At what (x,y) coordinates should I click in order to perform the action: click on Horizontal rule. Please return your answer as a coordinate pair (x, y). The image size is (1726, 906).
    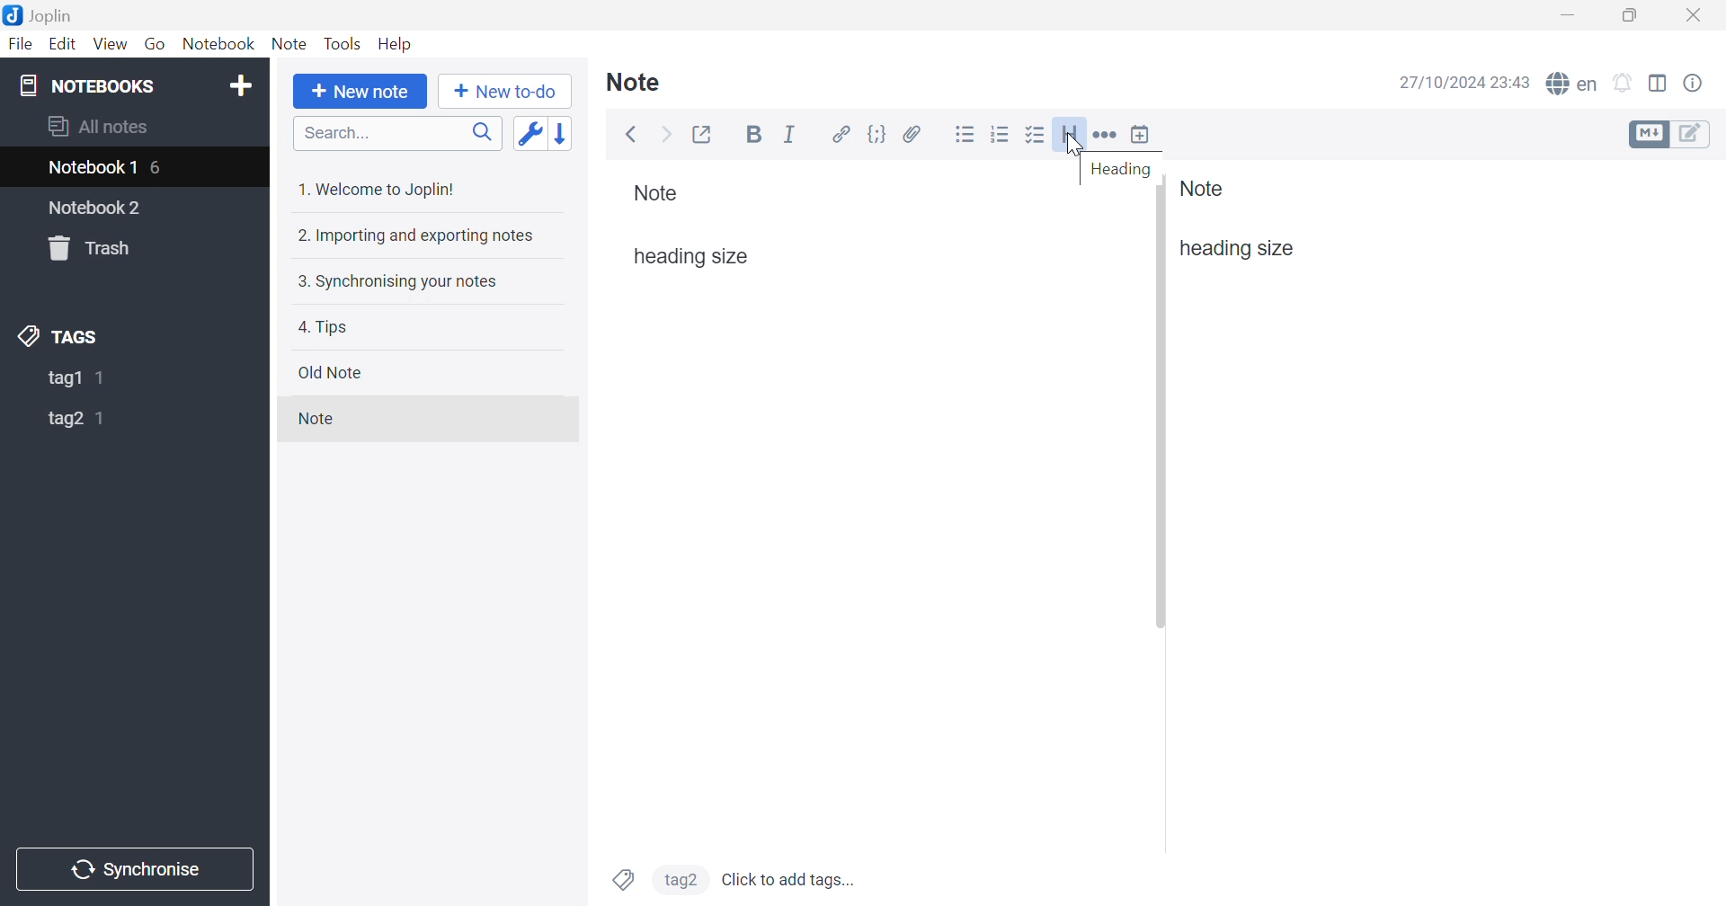
    Looking at the image, I should click on (1106, 136).